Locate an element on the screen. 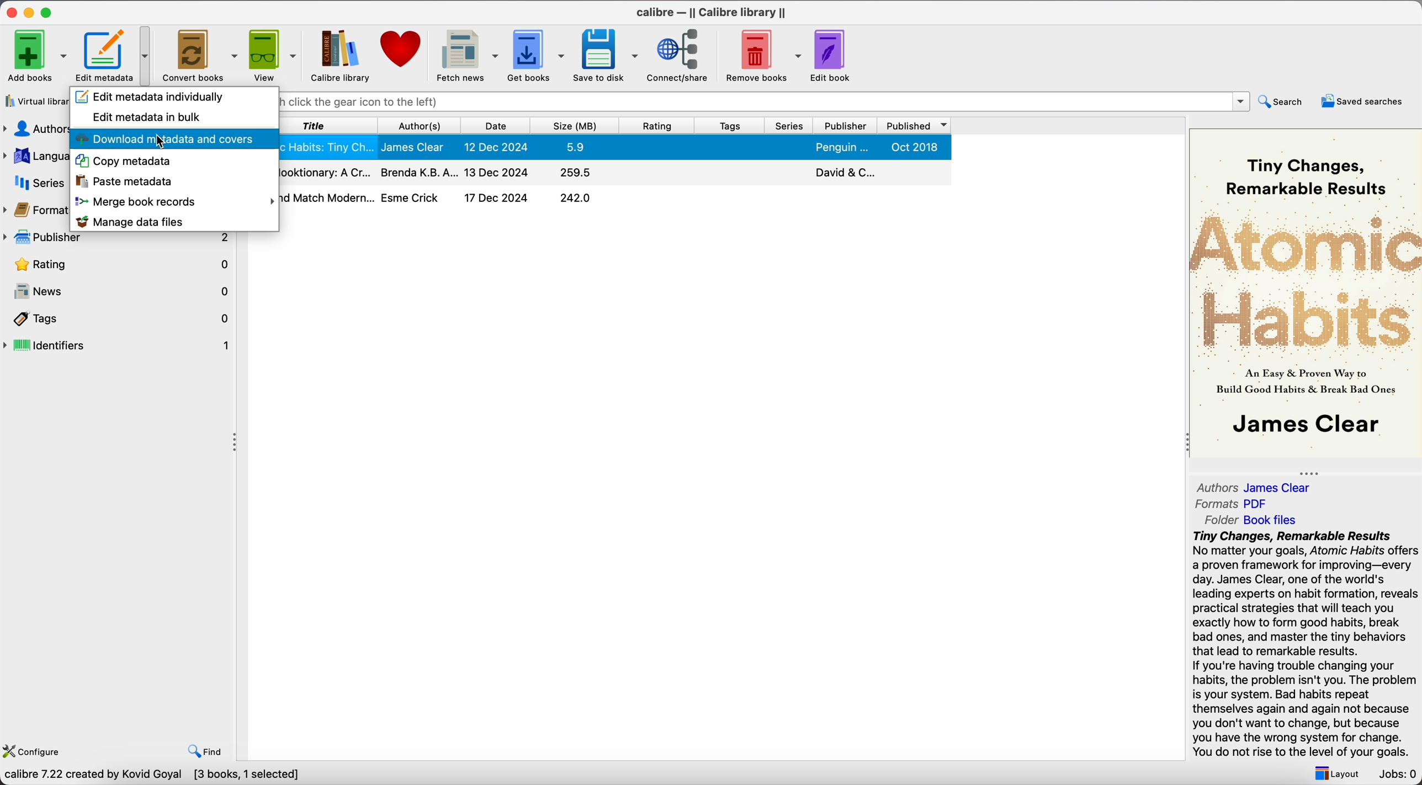 Image resolution: width=1422 pixels, height=785 pixels. 17 Dec 2024 is located at coordinates (496, 197).